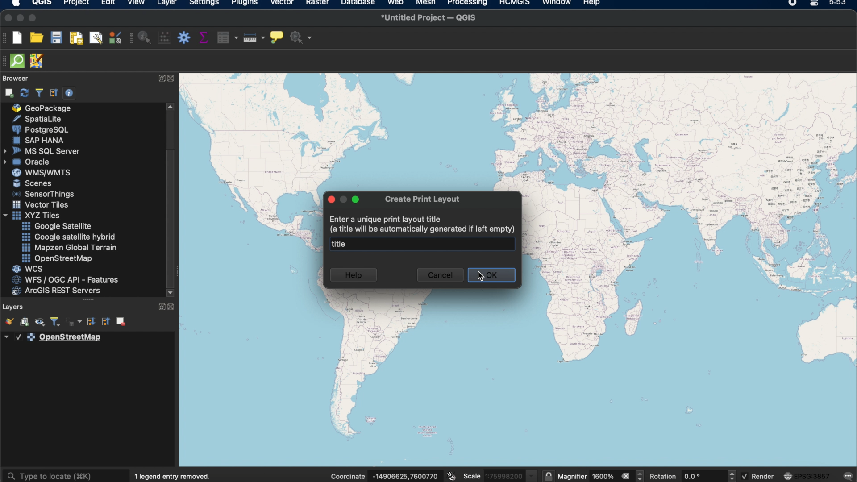  What do you see at coordinates (54, 93) in the screenshot?
I see `collapse all` at bounding box center [54, 93].